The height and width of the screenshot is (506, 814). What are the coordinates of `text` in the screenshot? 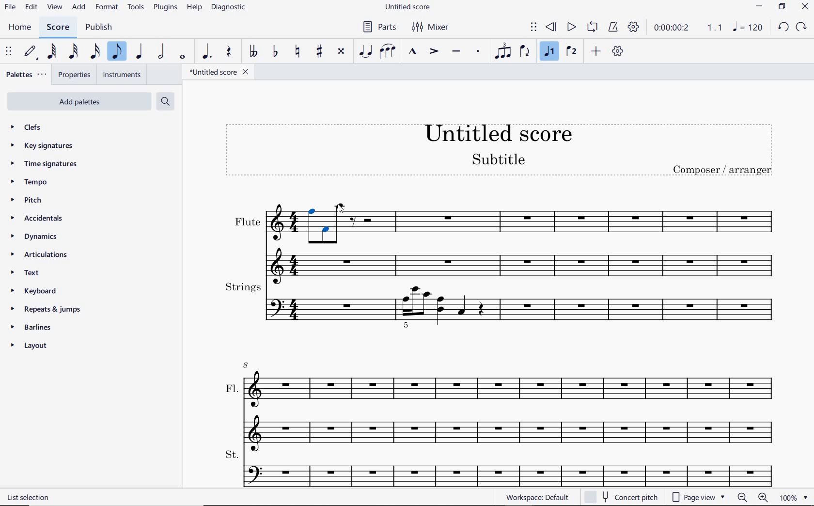 It's located at (30, 274).